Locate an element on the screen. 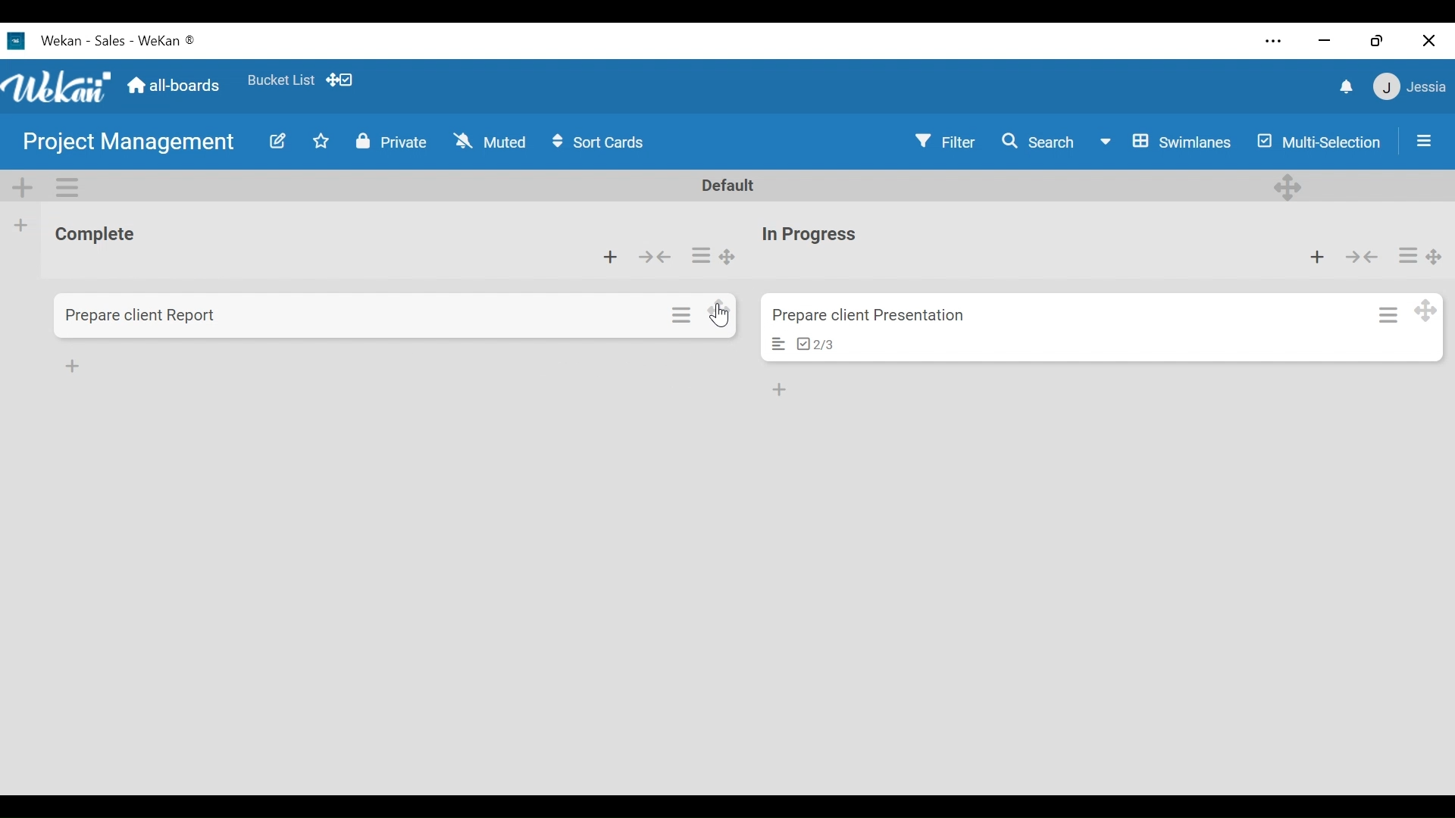 This screenshot has width=1455, height=818. Sidebar is located at coordinates (1422, 136).